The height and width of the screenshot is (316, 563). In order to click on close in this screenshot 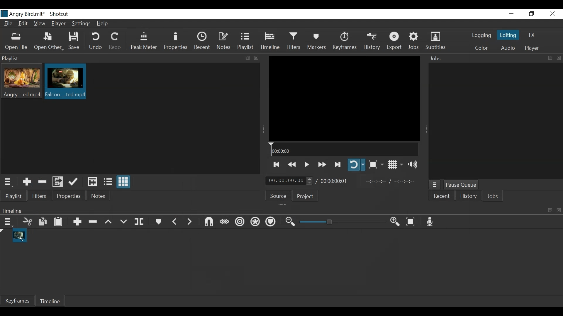, I will do `click(257, 58)`.